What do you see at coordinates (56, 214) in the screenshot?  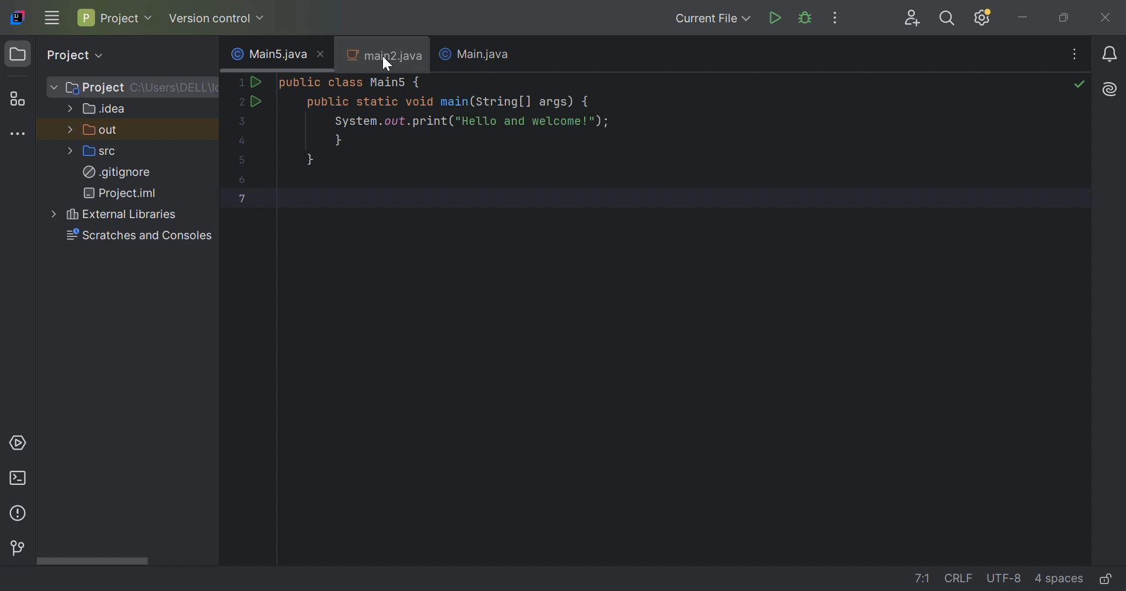 I see `More` at bounding box center [56, 214].